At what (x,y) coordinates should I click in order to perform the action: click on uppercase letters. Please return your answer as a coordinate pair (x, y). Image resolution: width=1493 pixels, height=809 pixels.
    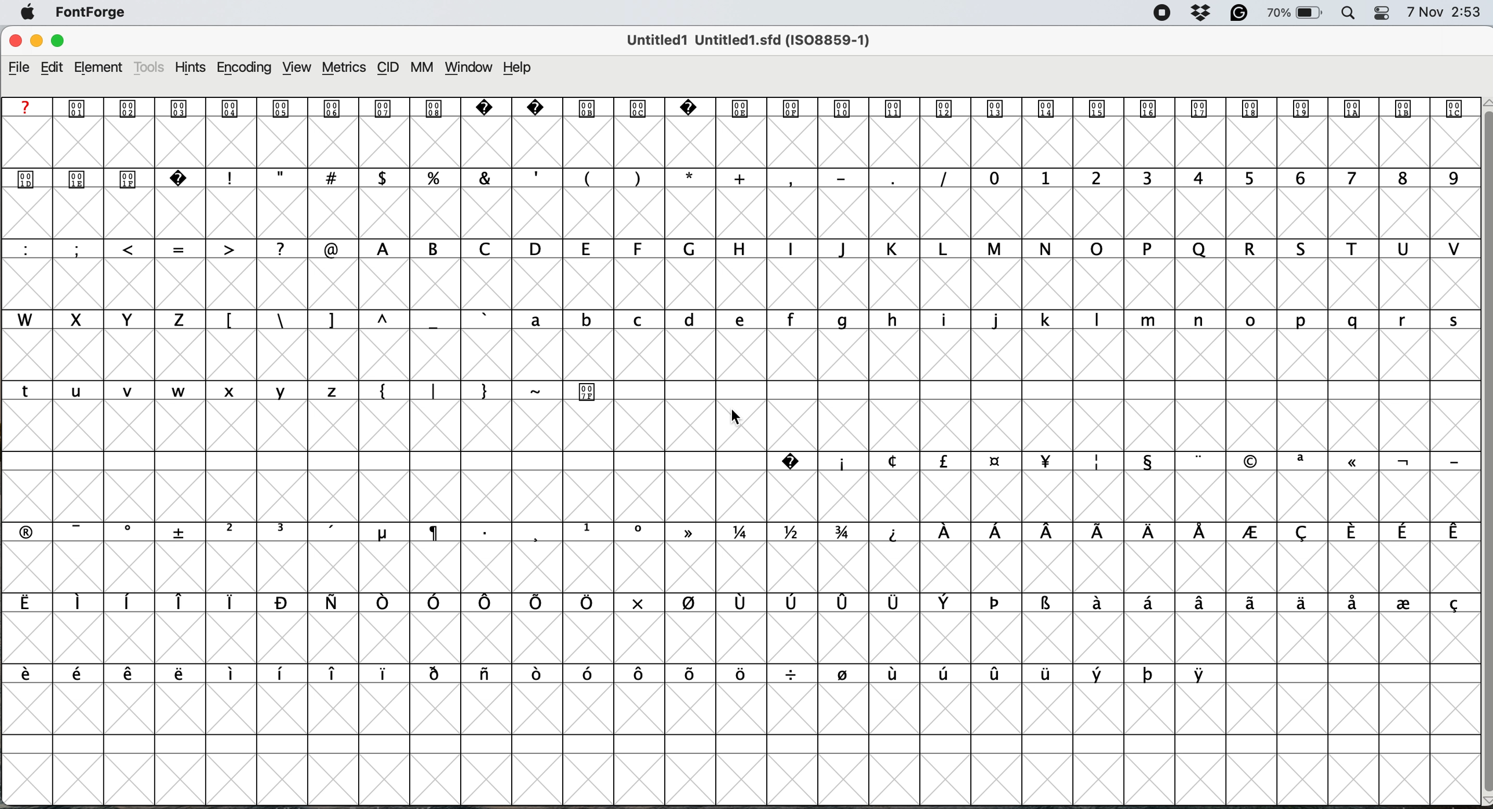
    Looking at the image, I should click on (913, 249).